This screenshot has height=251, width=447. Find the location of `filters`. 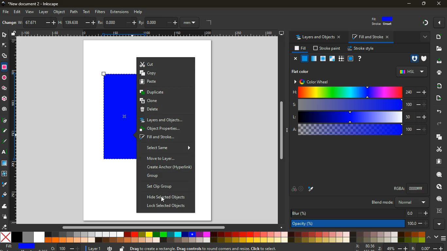

filters is located at coordinates (100, 12).